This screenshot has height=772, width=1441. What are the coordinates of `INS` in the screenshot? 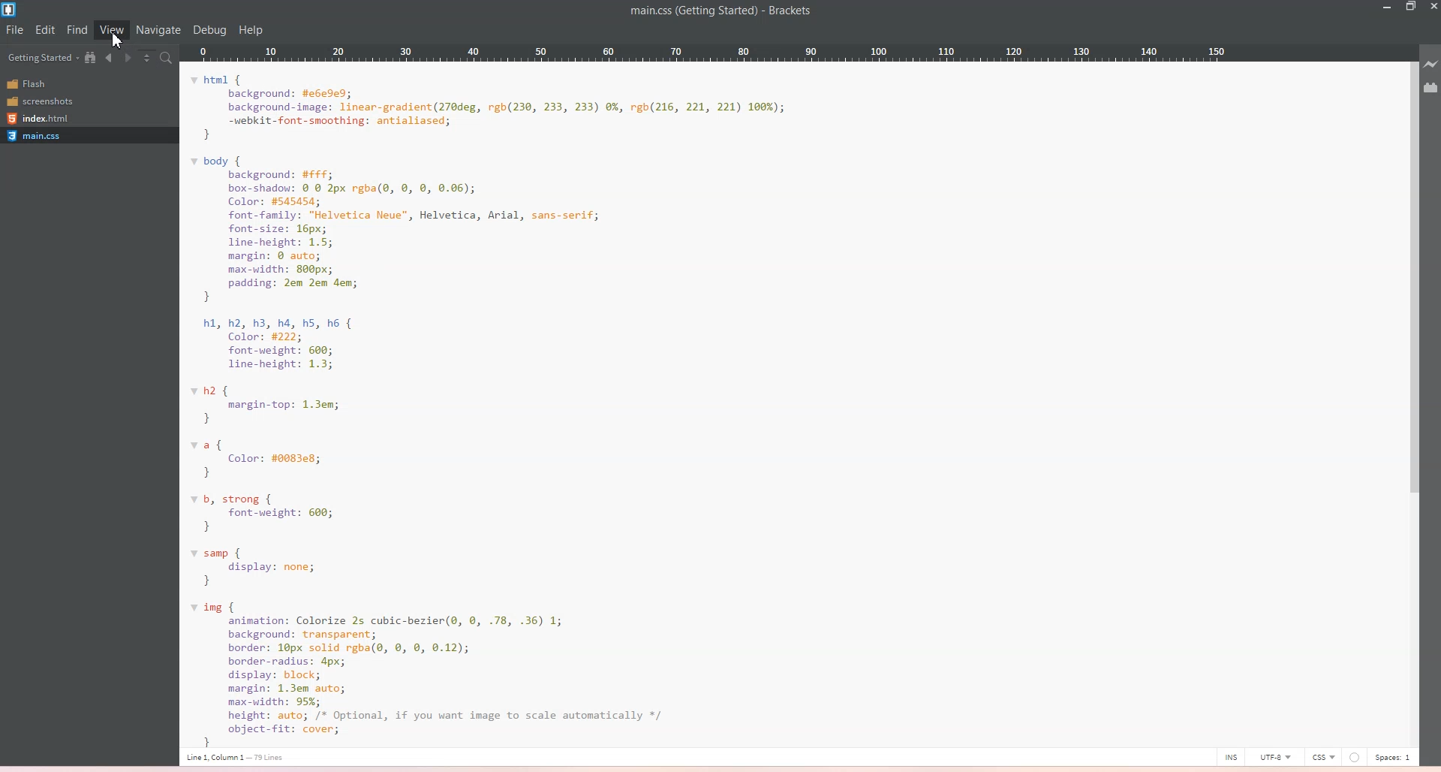 It's located at (1230, 756).